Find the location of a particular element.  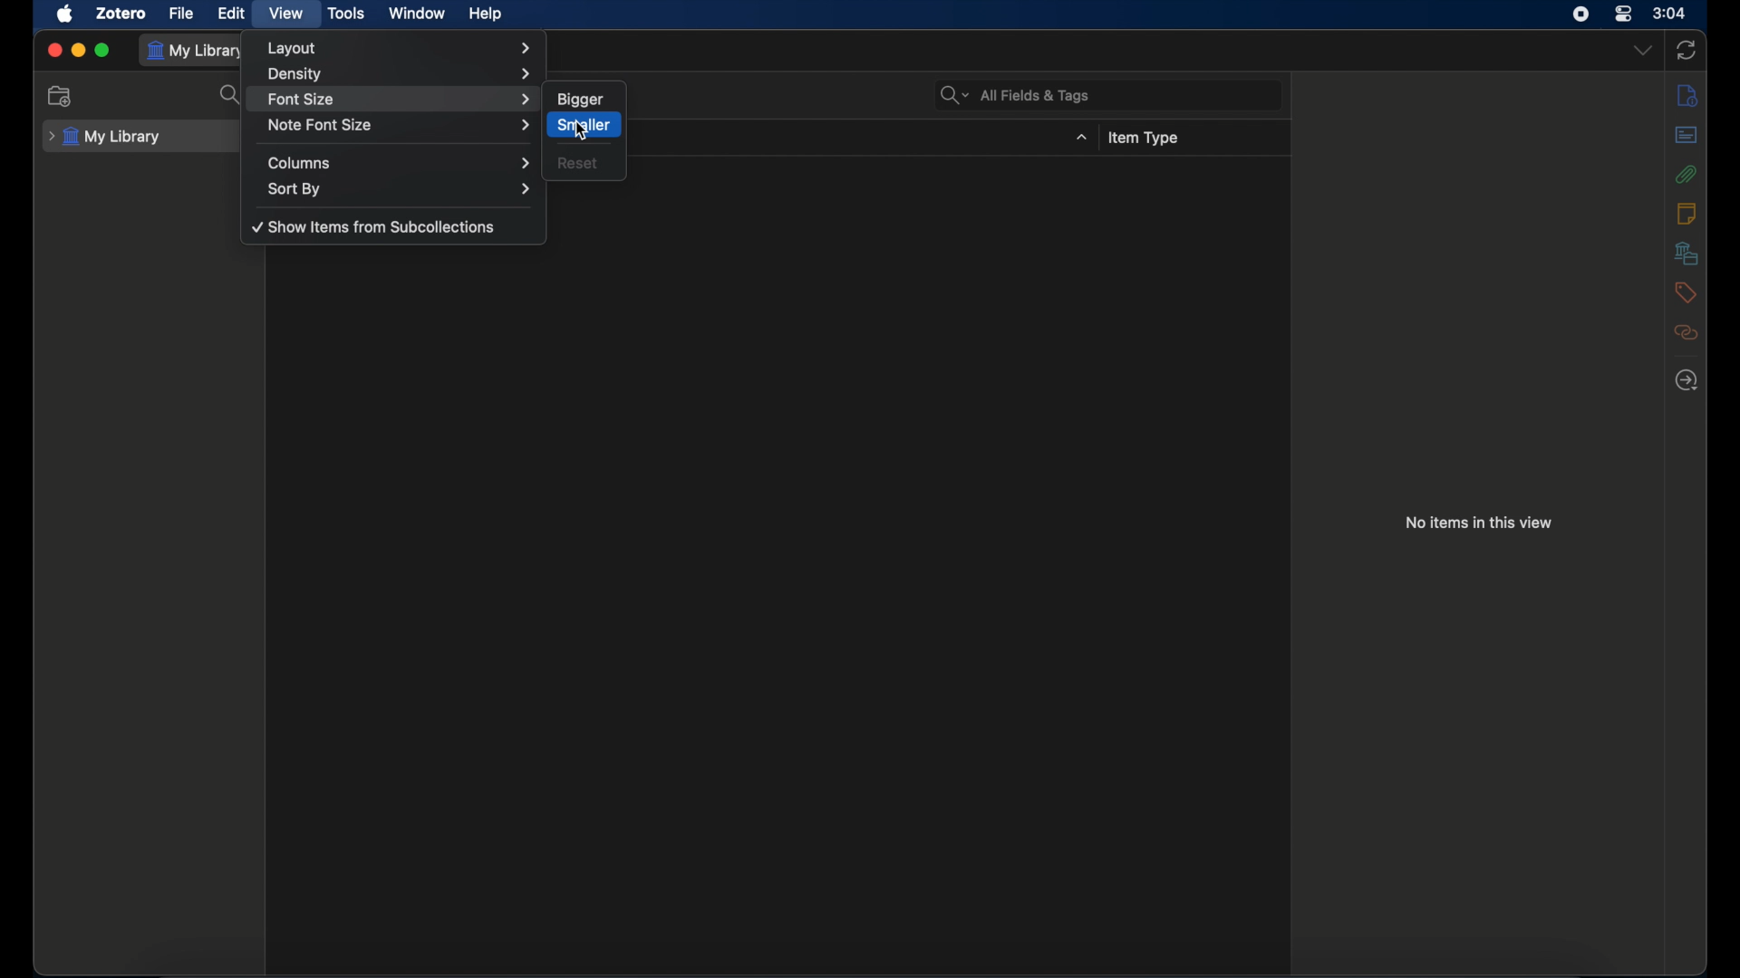

dropdown is located at coordinates (1644, 49).